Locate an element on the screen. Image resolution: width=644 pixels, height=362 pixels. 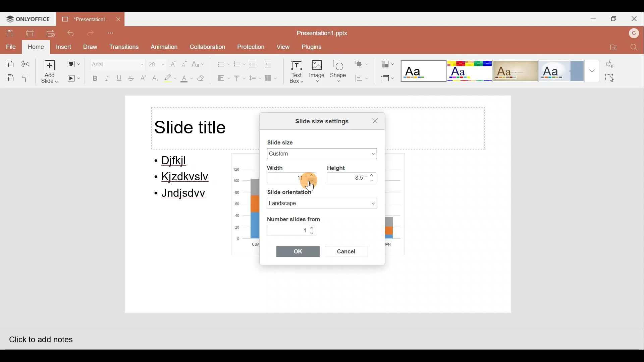
Font name is located at coordinates (113, 63).